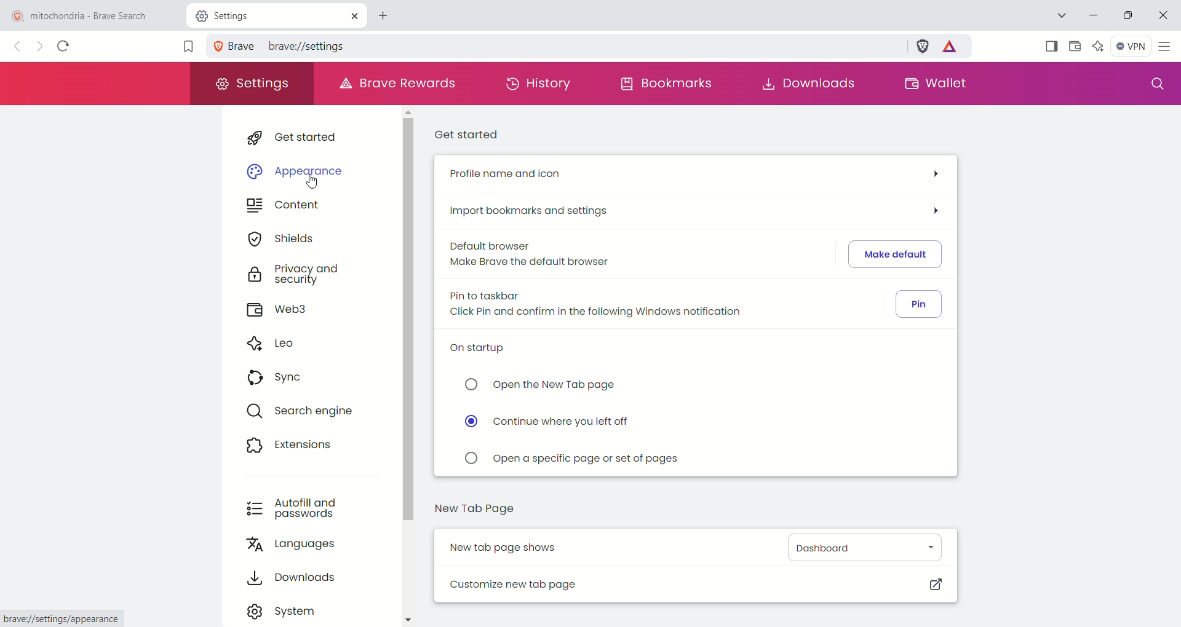  What do you see at coordinates (272, 342) in the screenshot?
I see `leo` at bounding box center [272, 342].